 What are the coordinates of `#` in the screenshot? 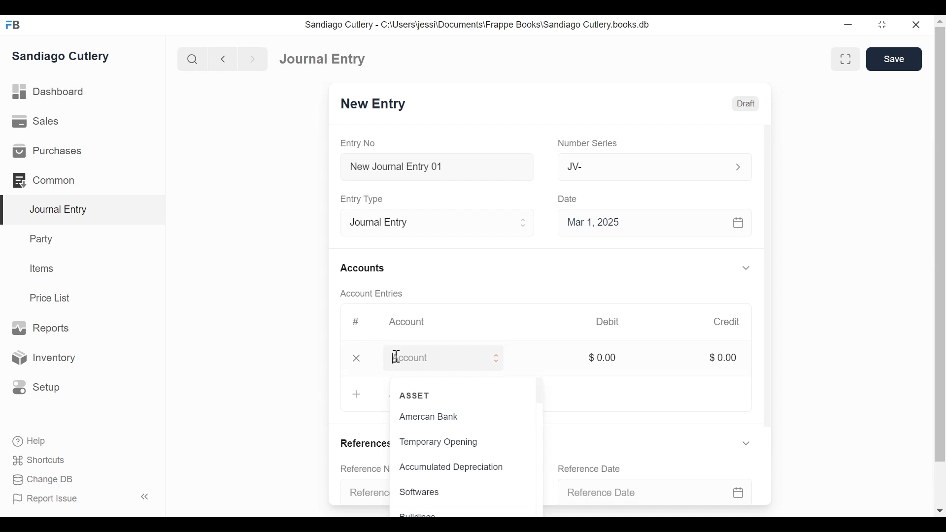 It's located at (359, 322).